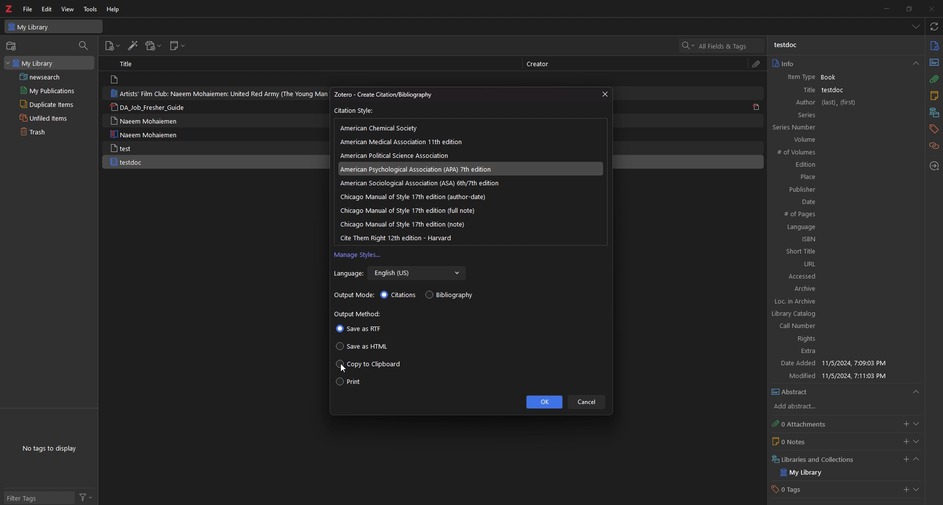 This screenshot has width=943, height=505. Describe the element at coordinates (217, 93) in the screenshot. I see `Artists’ Film Club: Naeem Mohaiemen: United Red Army` at that location.